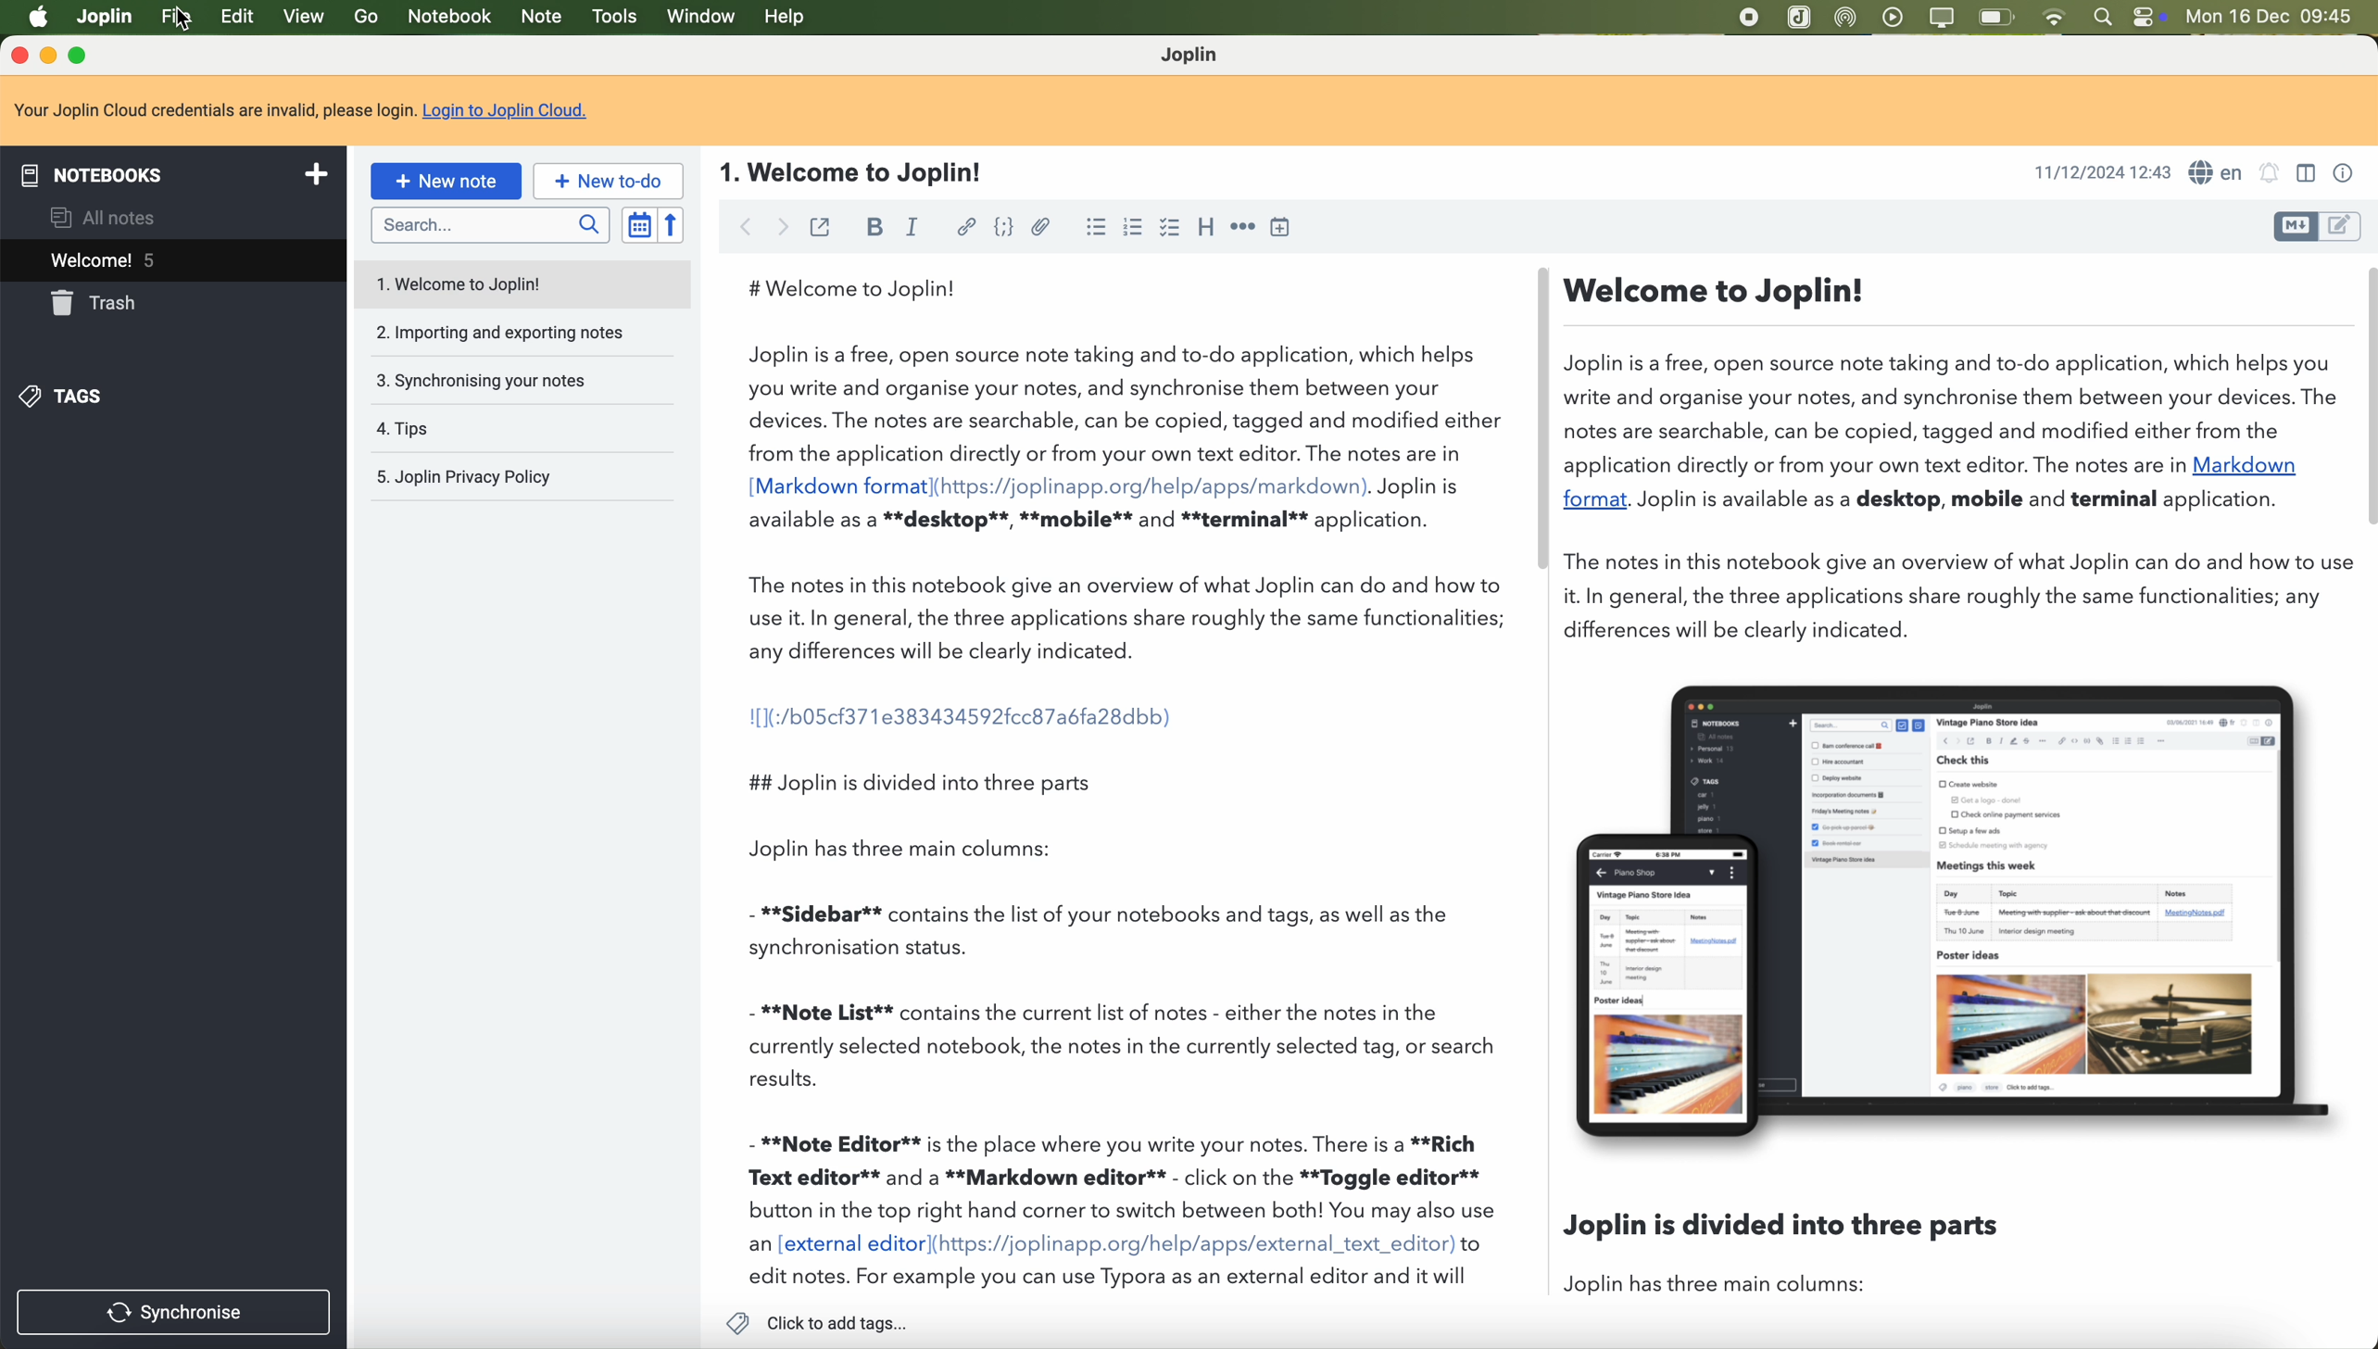  I want to click on minimize, so click(49, 57).